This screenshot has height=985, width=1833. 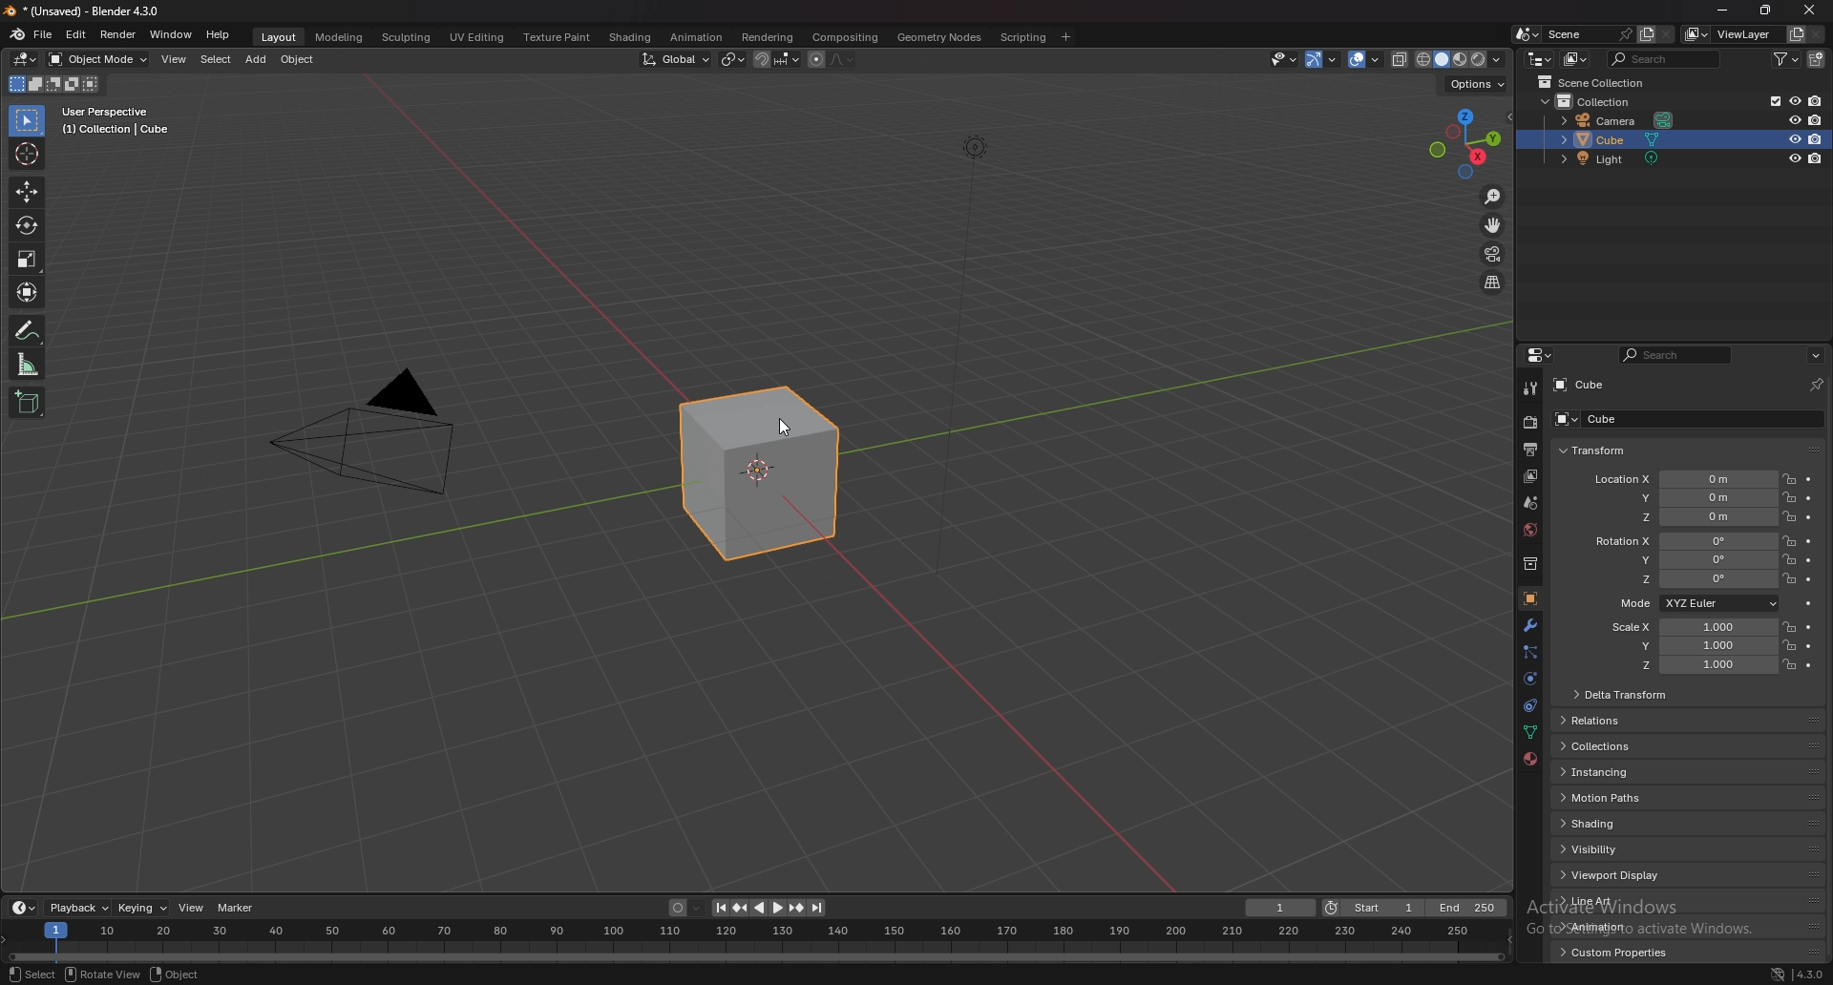 What do you see at coordinates (1065, 37) in the screenshot?
I see `add workspace` at bounding box center [1065, 37].